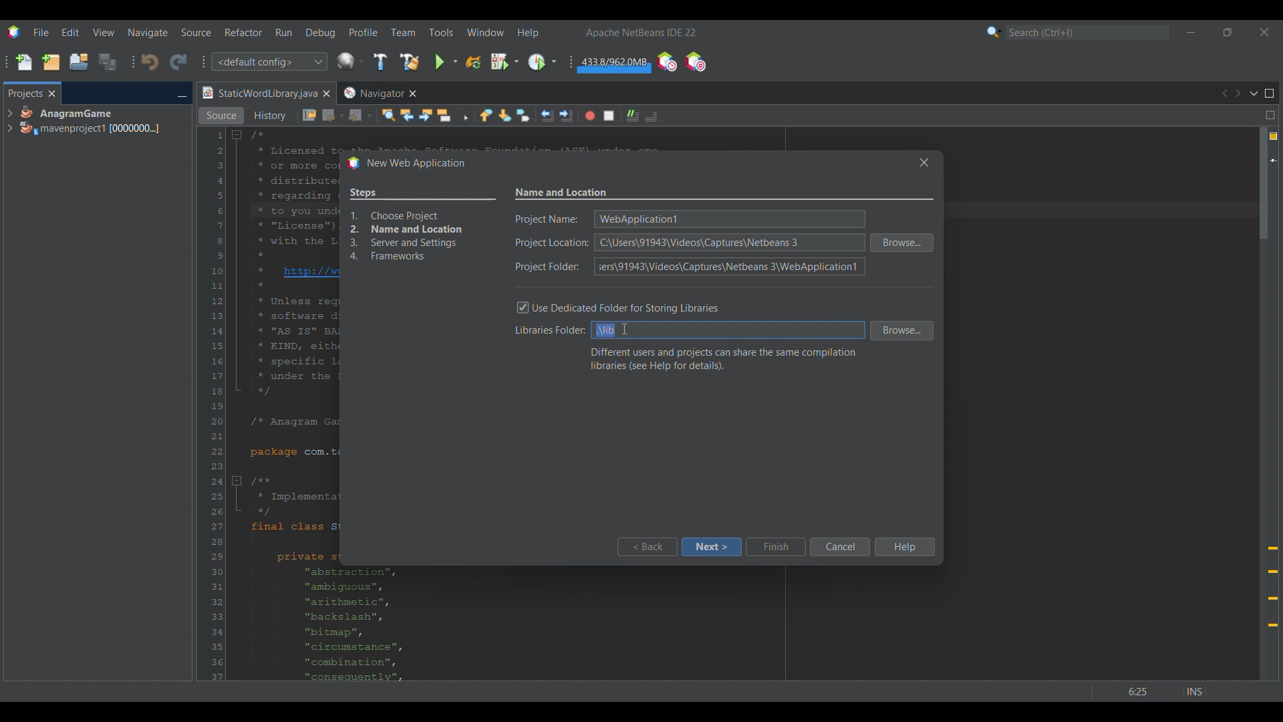 The height and width of the screenshot is (722, 1283). I want to click on Clean and build main project, so click(409, 62).